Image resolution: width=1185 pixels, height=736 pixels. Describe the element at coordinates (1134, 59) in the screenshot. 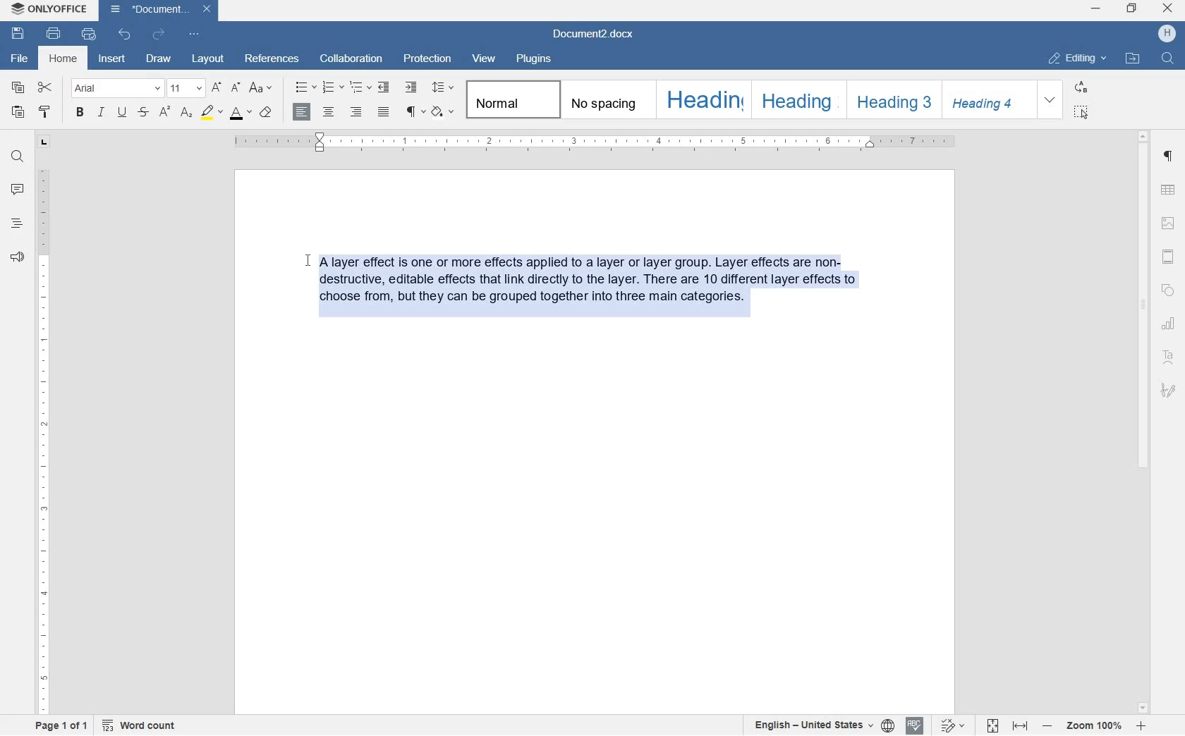

I see `open file location` at that location.